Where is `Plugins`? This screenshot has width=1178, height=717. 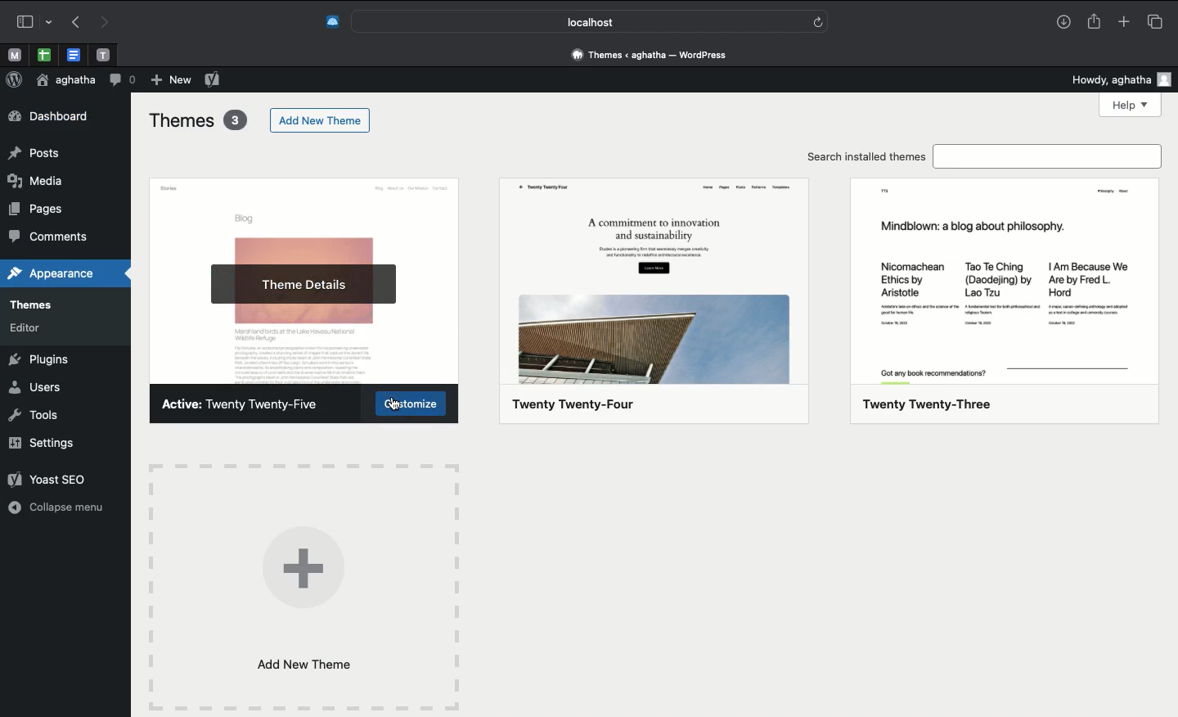 Plugins is located at coordinates (42, 362).